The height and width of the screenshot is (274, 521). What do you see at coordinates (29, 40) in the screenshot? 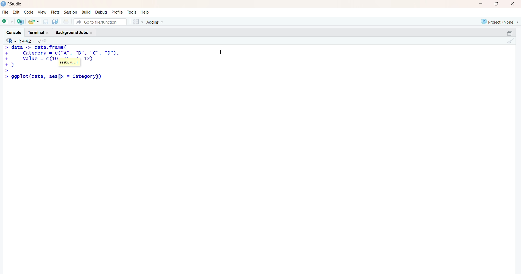
I see ` R language version - R 4.4.2` at bounding box center [29, 40].